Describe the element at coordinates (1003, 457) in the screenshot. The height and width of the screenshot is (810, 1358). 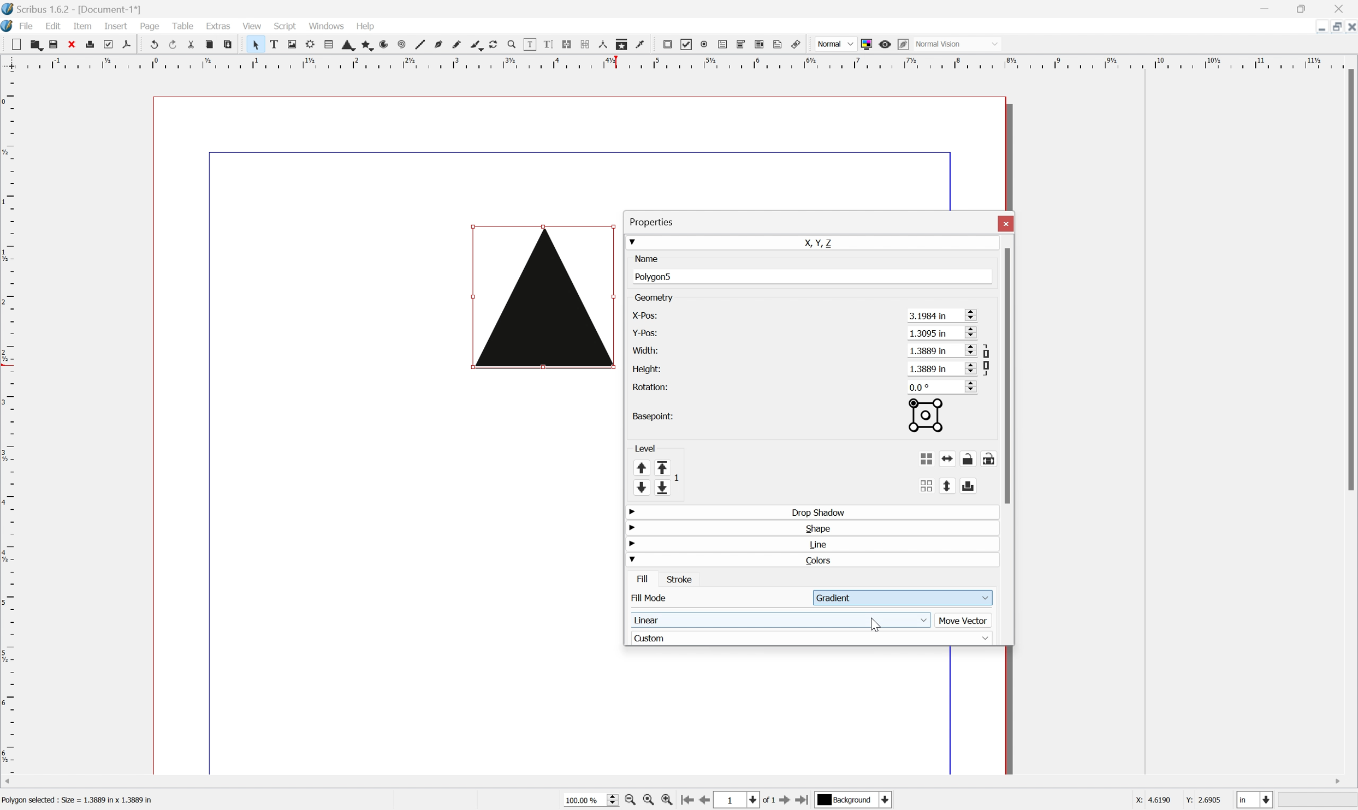
I see `Lock or unlock the size of the object` at that location.